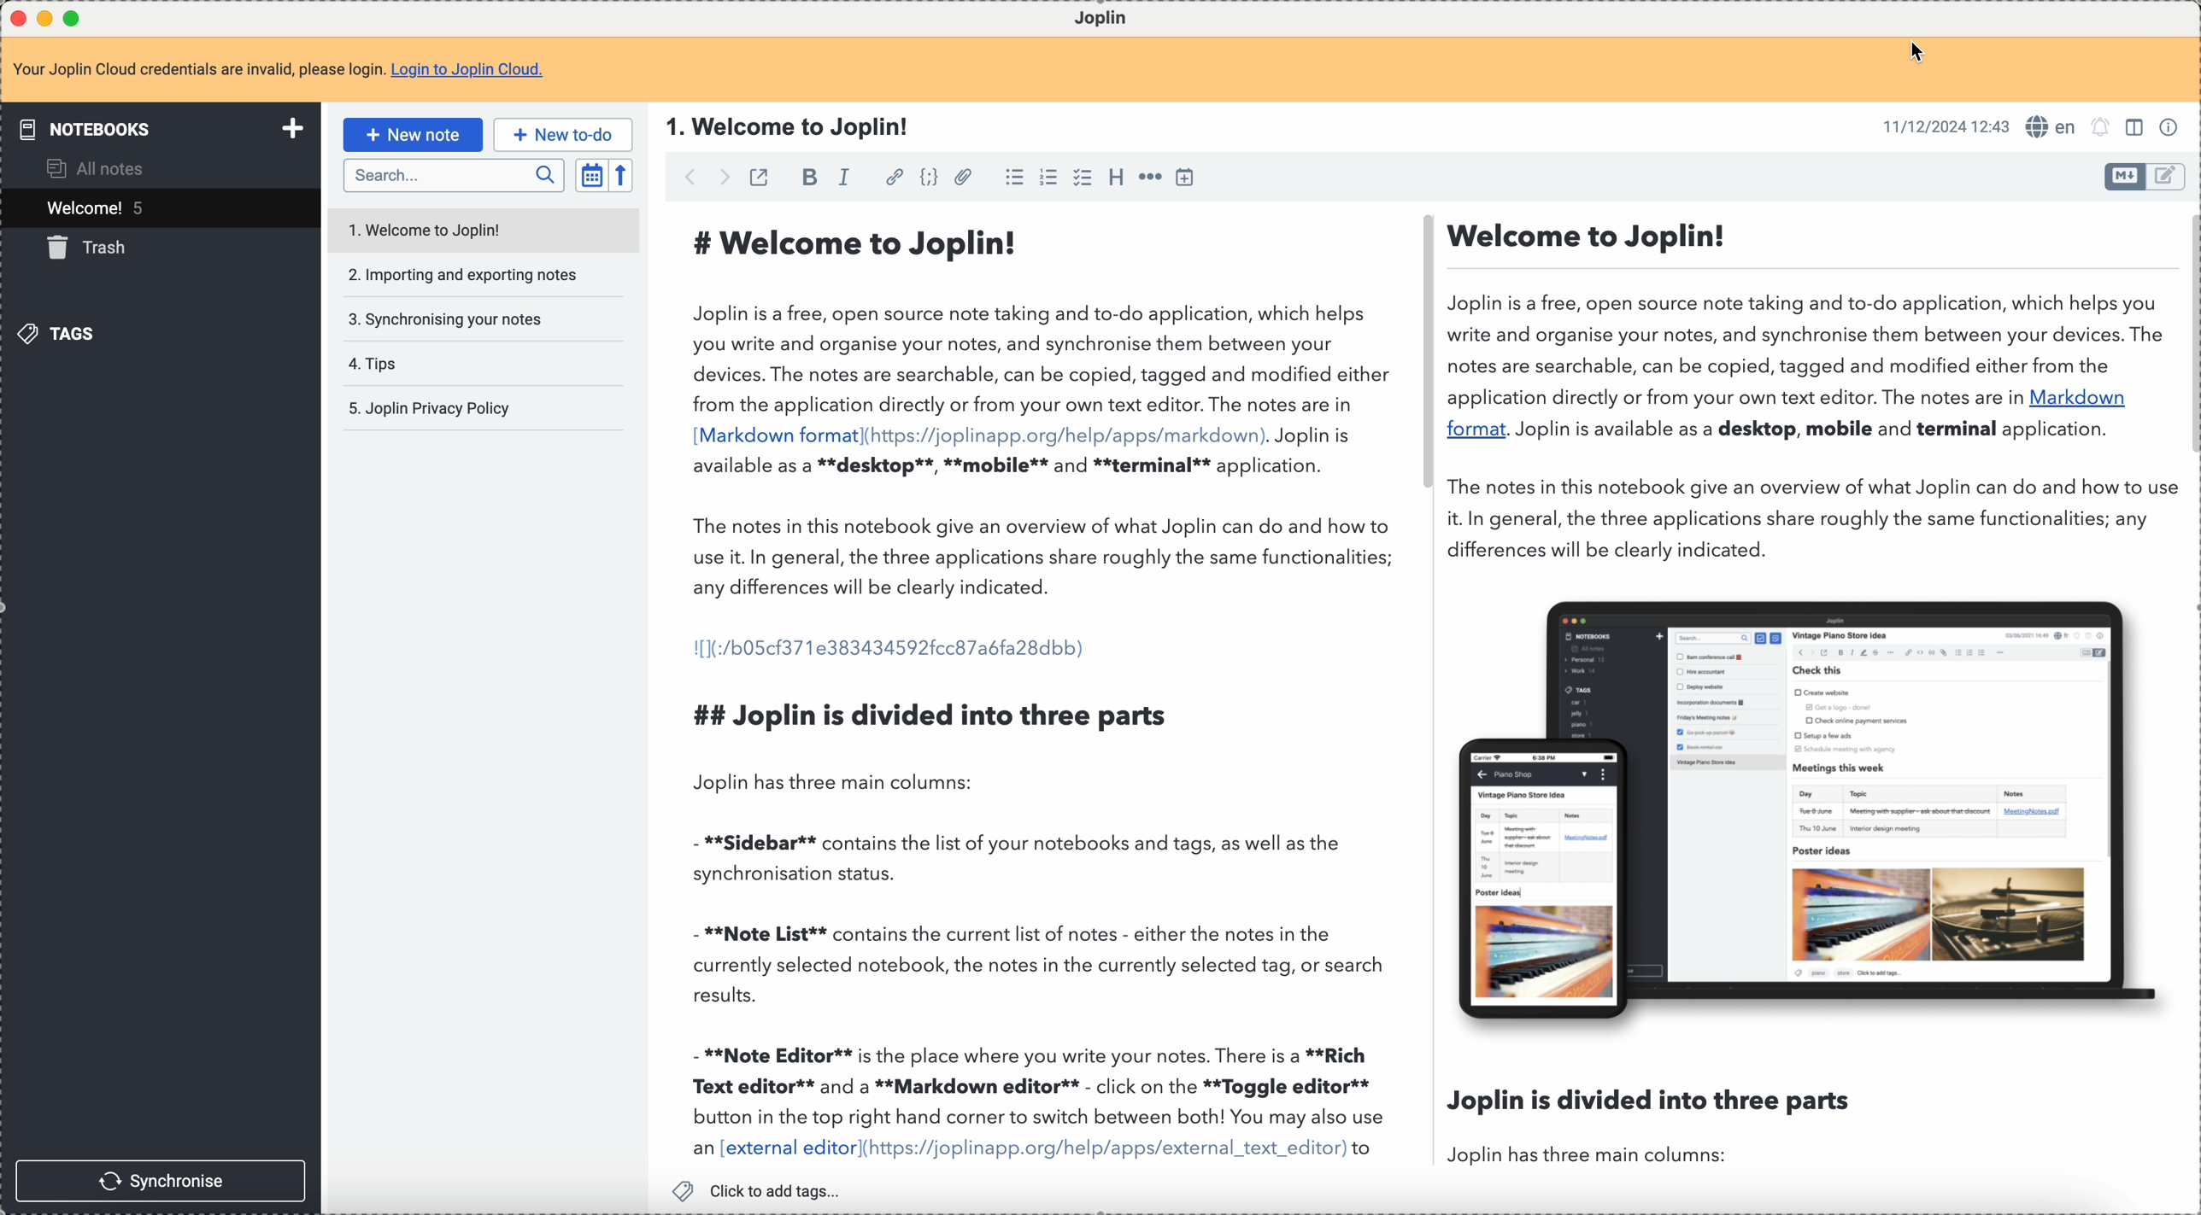  Describe the element at coordinates (1946, 126) in the screenshot. I see `11/12/2024 12:43` at that location.